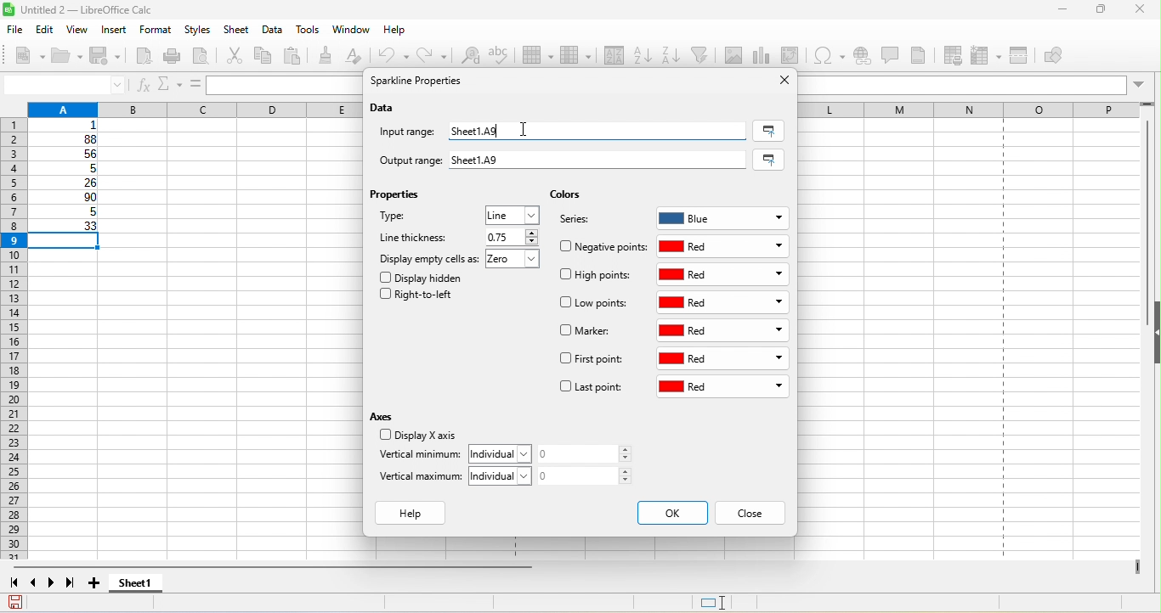  I want to click on selected cell, so click(69, 242).